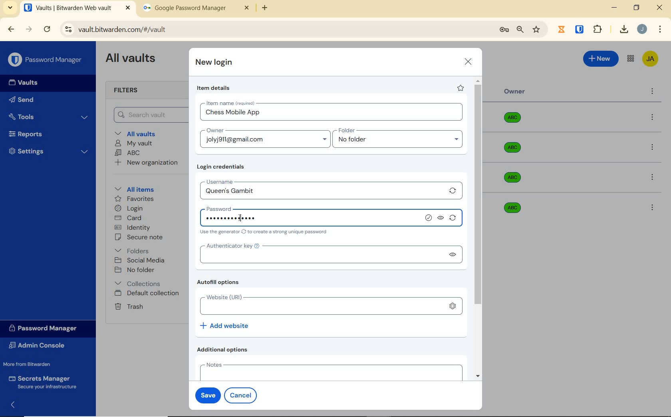  I want to click on Authenticator key, so click(319, 254).